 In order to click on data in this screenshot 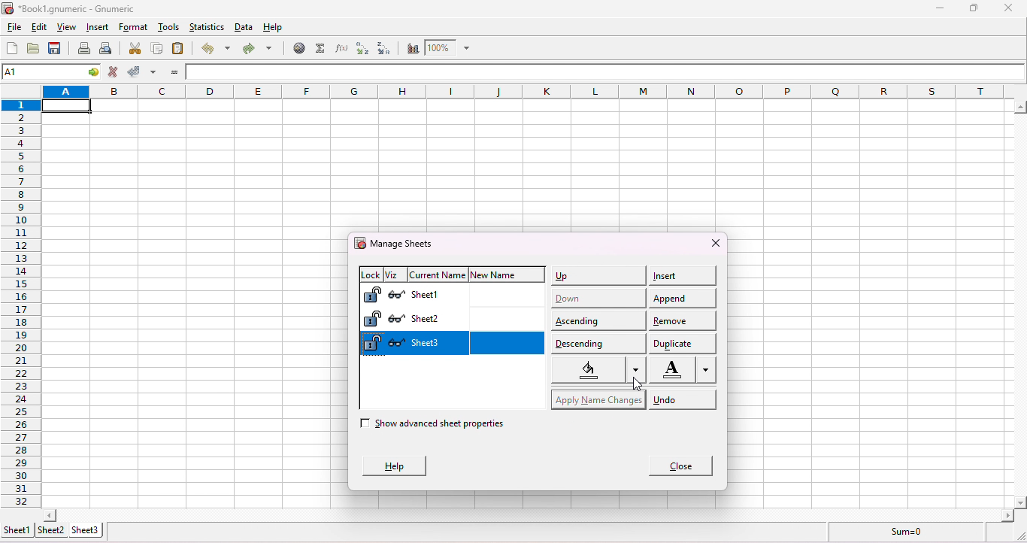, I will do `click(245, 24)`.